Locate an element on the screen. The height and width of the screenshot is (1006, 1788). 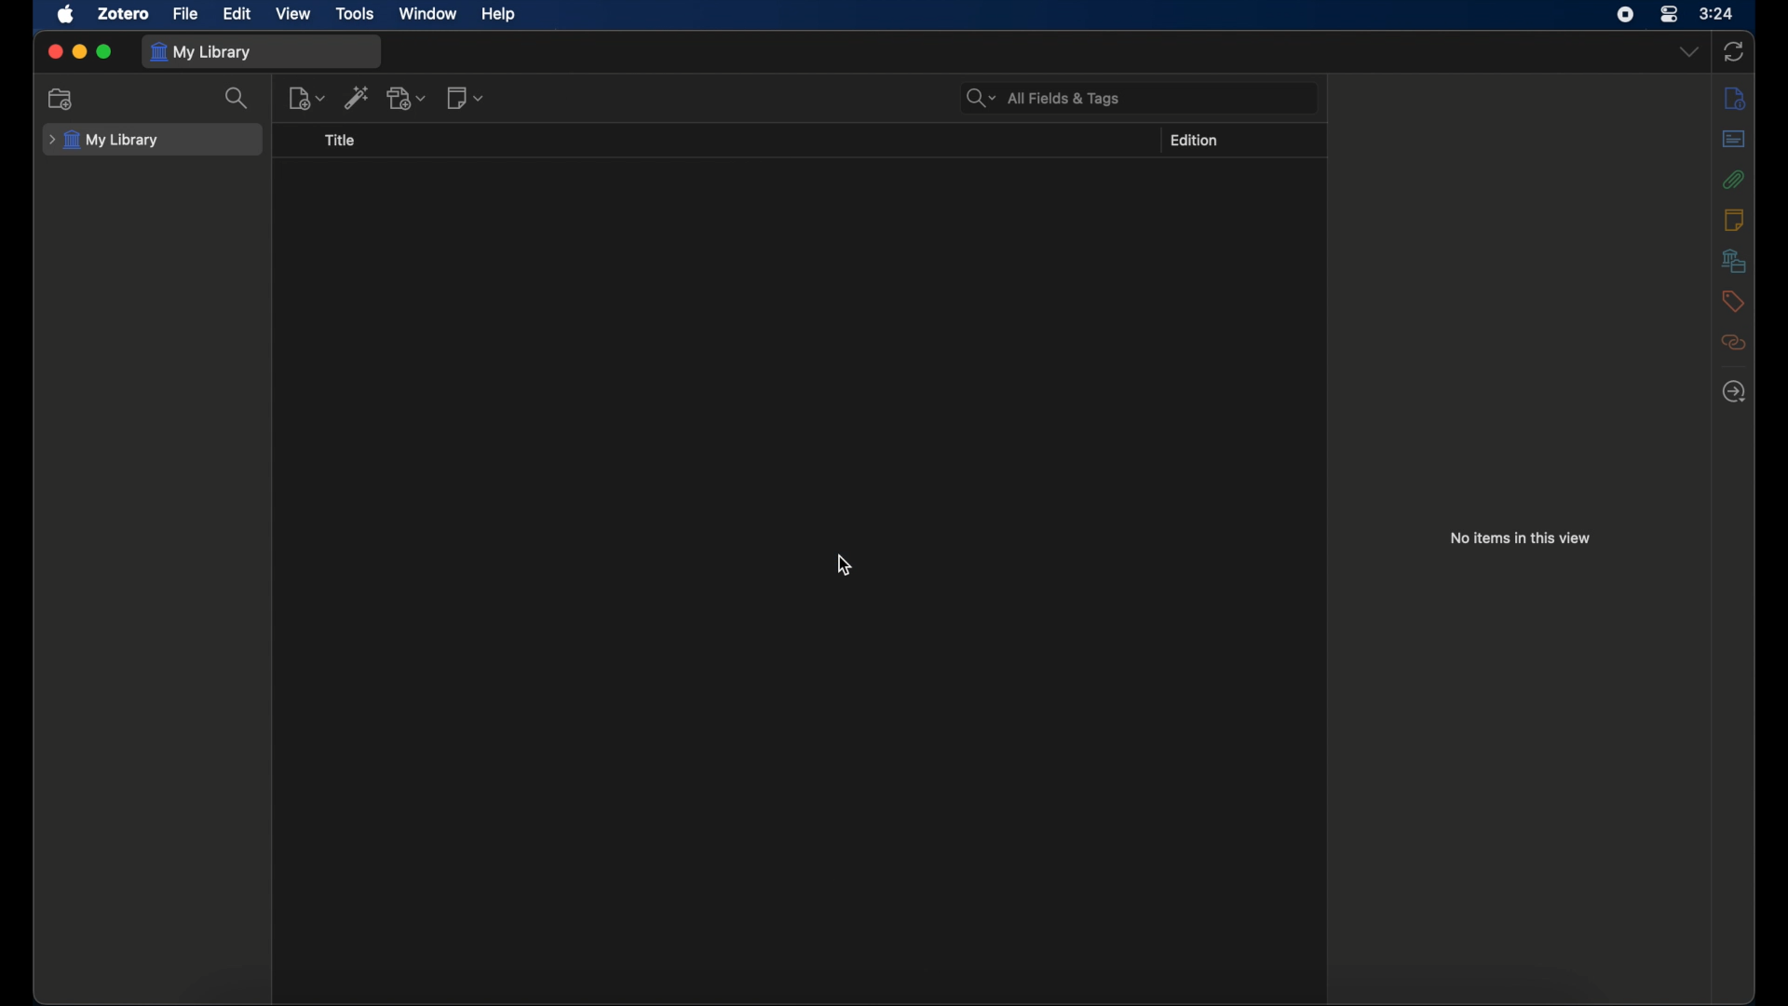
notes is located at coordinates (1733, 218).